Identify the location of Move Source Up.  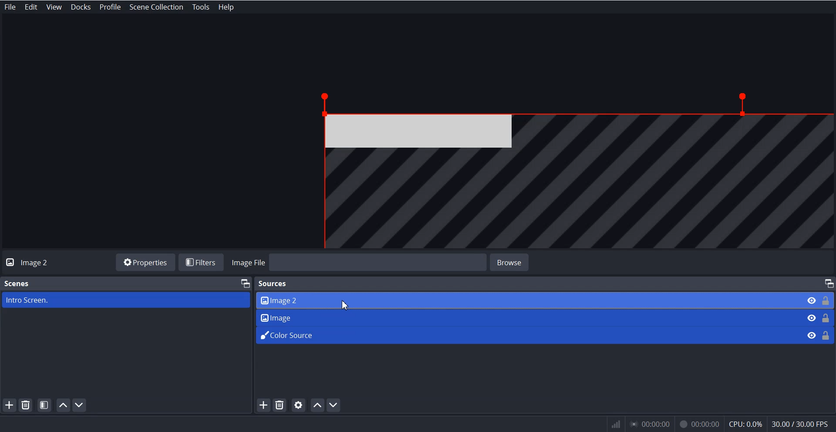
(317, 405).